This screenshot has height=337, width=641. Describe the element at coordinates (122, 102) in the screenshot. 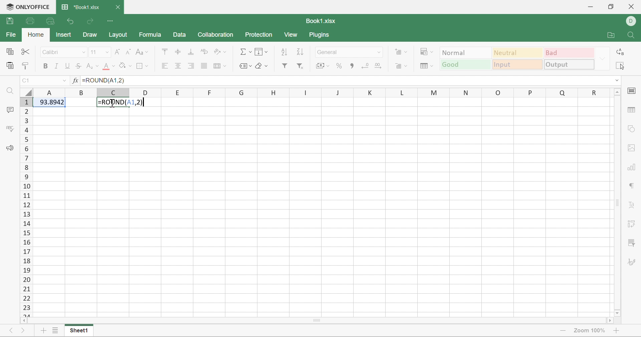

I see `ROUND(A1,2)` at that location.